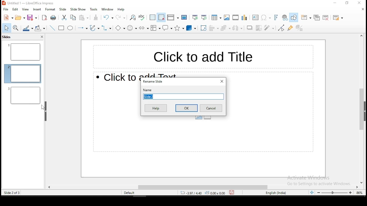 Image resolution: width=367 pixels, height=206 pixels. Describe the element at coordinates (227, 17) in the screenshot. I see `insert image` at that location.